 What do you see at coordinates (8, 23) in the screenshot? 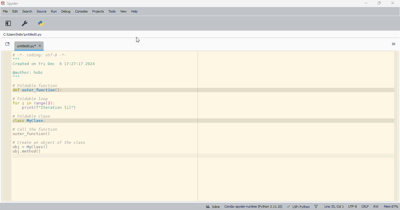
I see `maximize current pane` at bounding box center [8, 23].